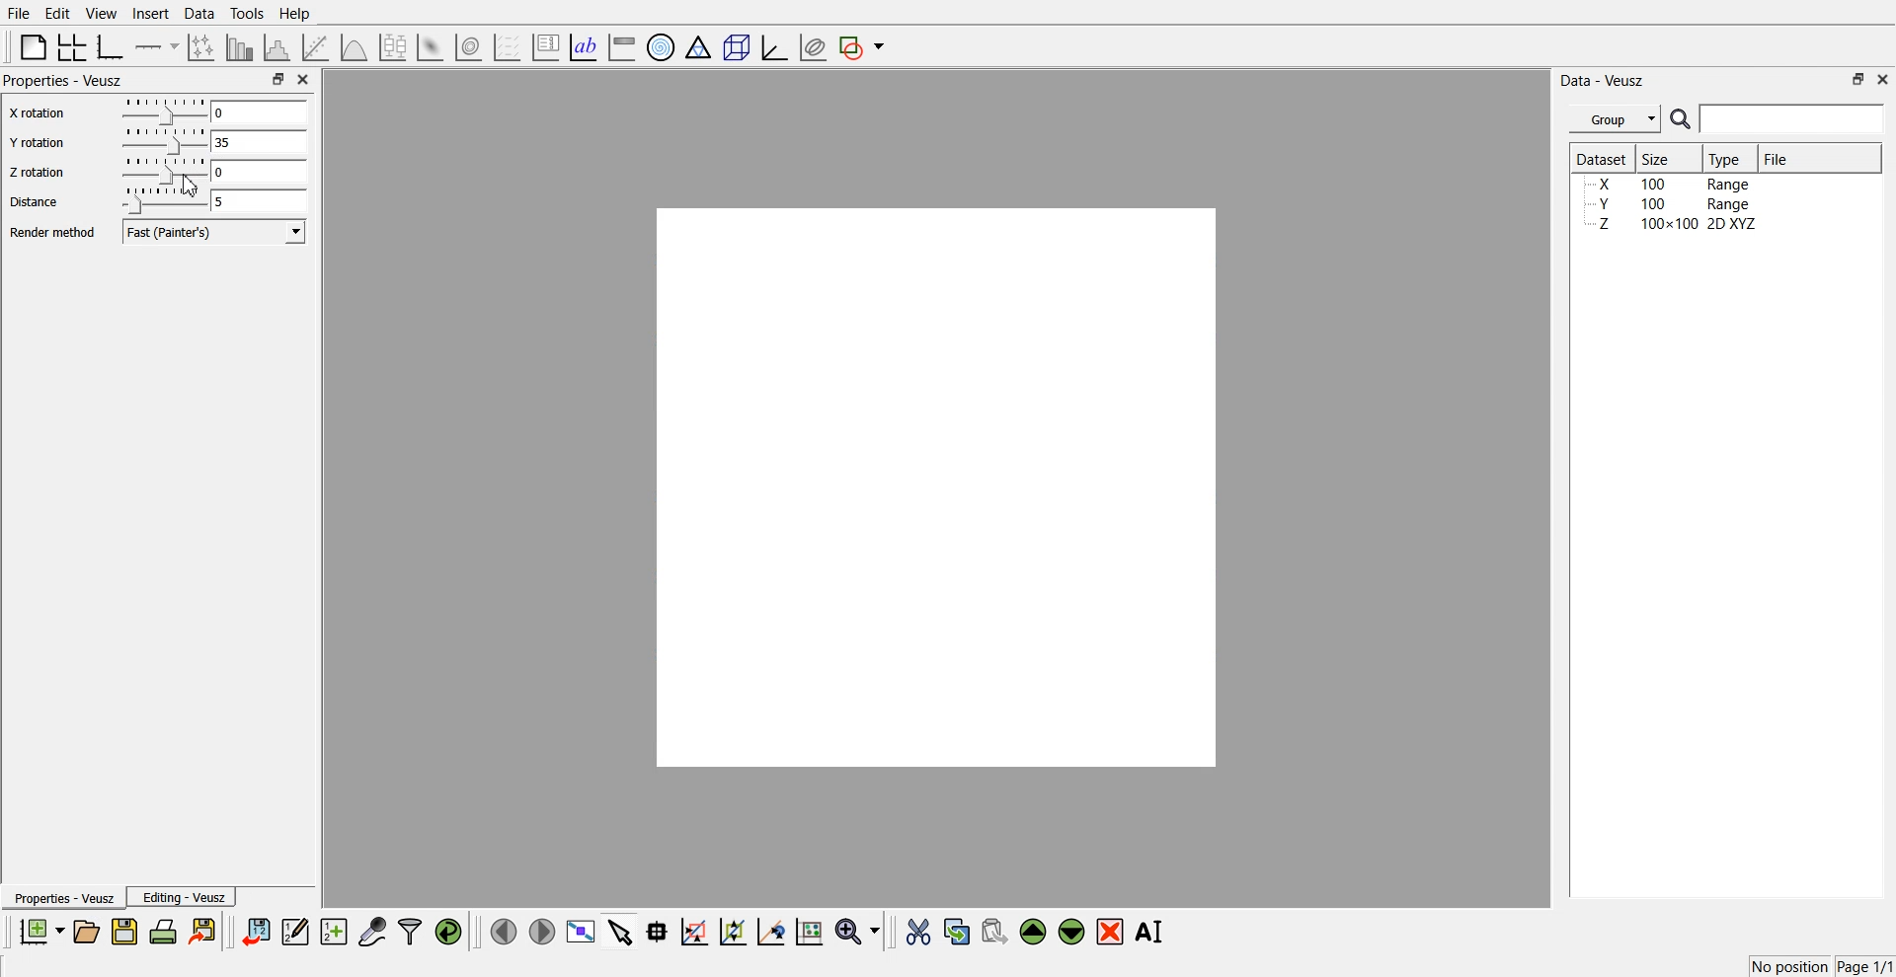 The image size is (1896, 977). What do you see at coordinates (72, 48) in the screenshot?
I see `Arrange graph in grid` at bounding box center [72, 48].